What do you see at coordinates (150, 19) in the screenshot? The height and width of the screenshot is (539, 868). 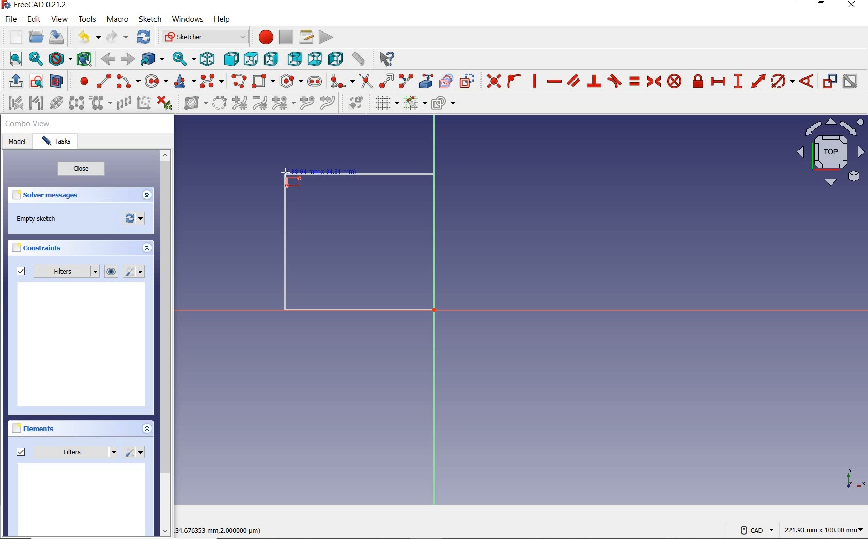 I see `sketch` at bounding box center [150, 19].